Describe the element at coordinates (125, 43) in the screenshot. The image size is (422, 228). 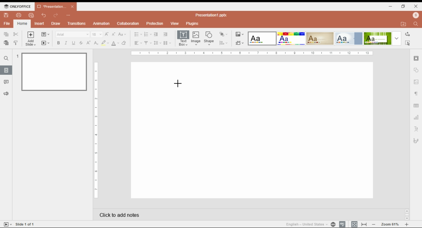
I see `clear` at that location.